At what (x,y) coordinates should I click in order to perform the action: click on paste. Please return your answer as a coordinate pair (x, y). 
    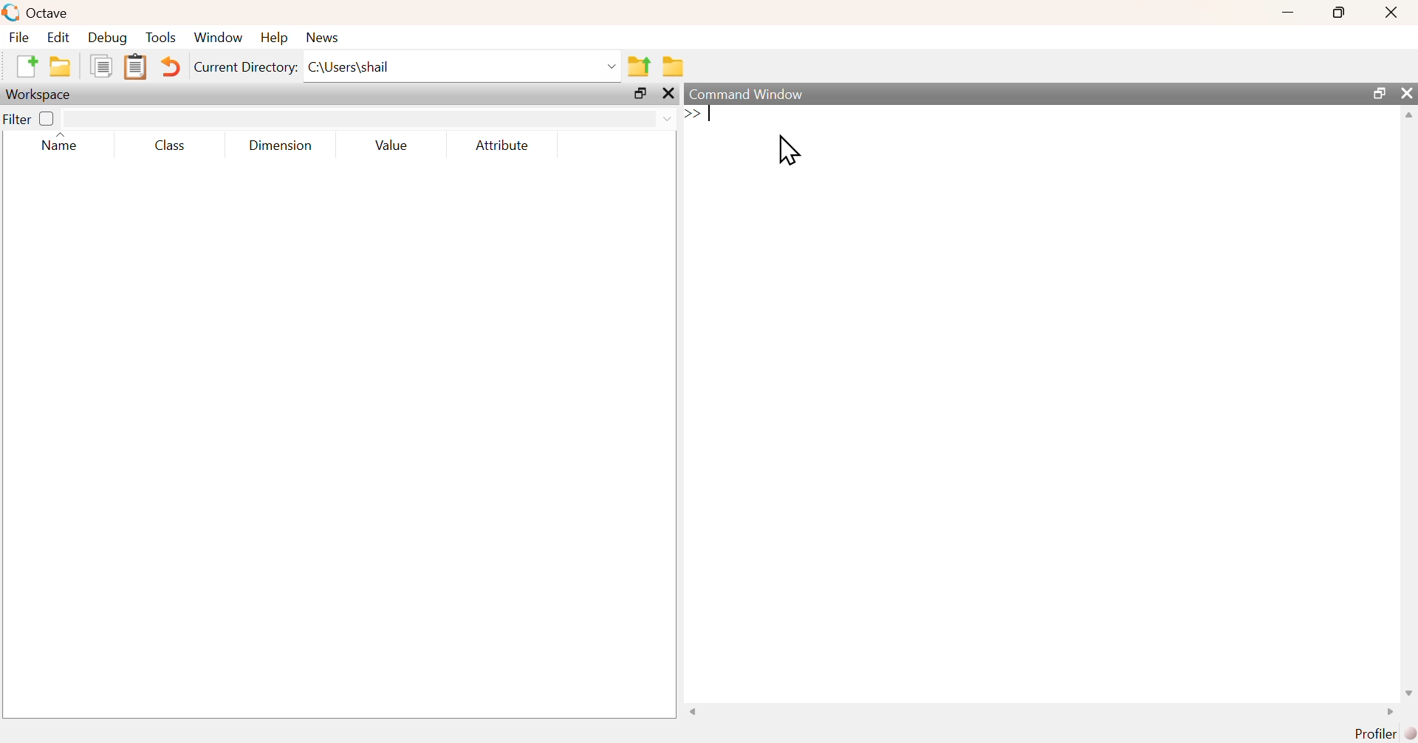
    Looking at the image, I should click on (137, 67).